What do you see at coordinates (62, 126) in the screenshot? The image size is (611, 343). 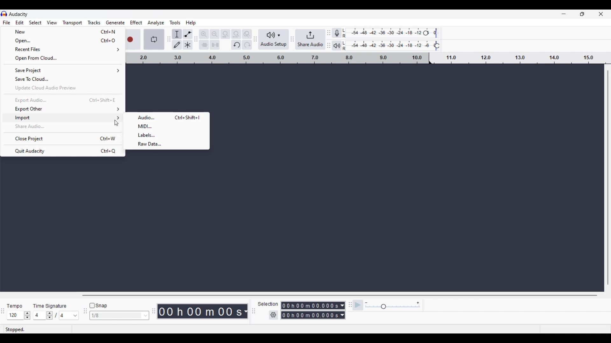 I see `Share audio` at bounding box center [62, 126].